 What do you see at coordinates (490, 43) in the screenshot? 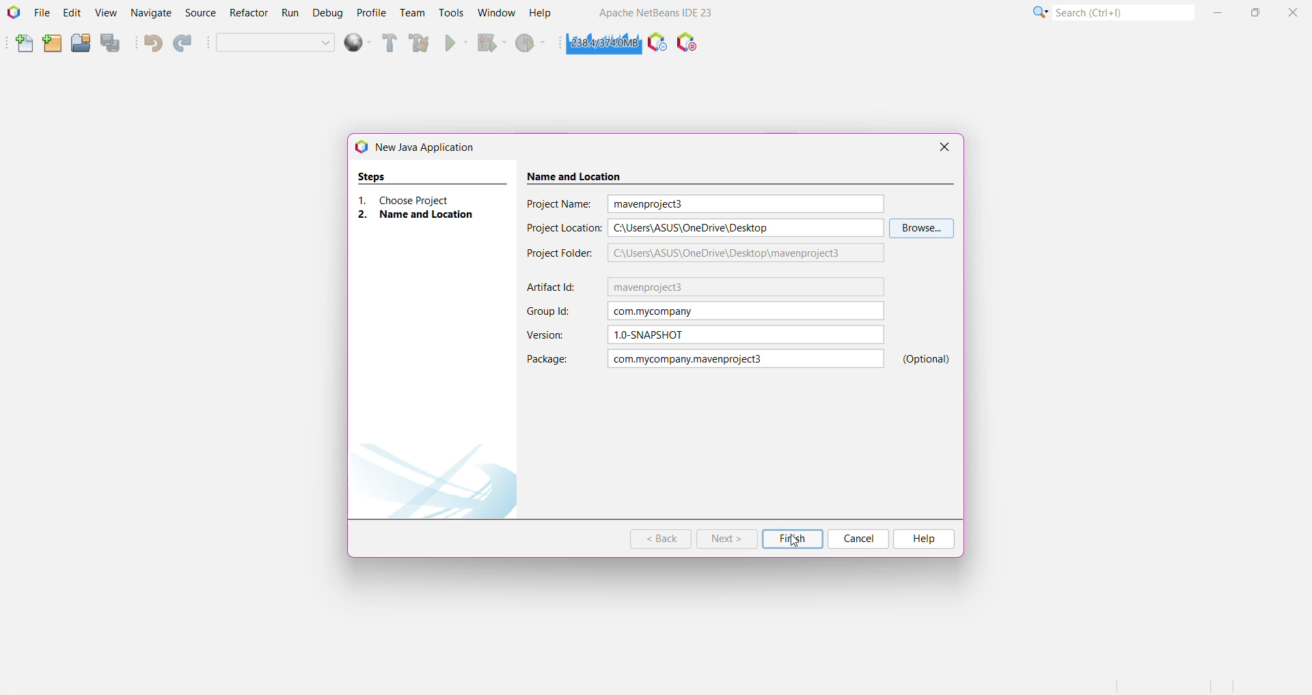
I see `Debug Project` at bounding box center [490, 43].